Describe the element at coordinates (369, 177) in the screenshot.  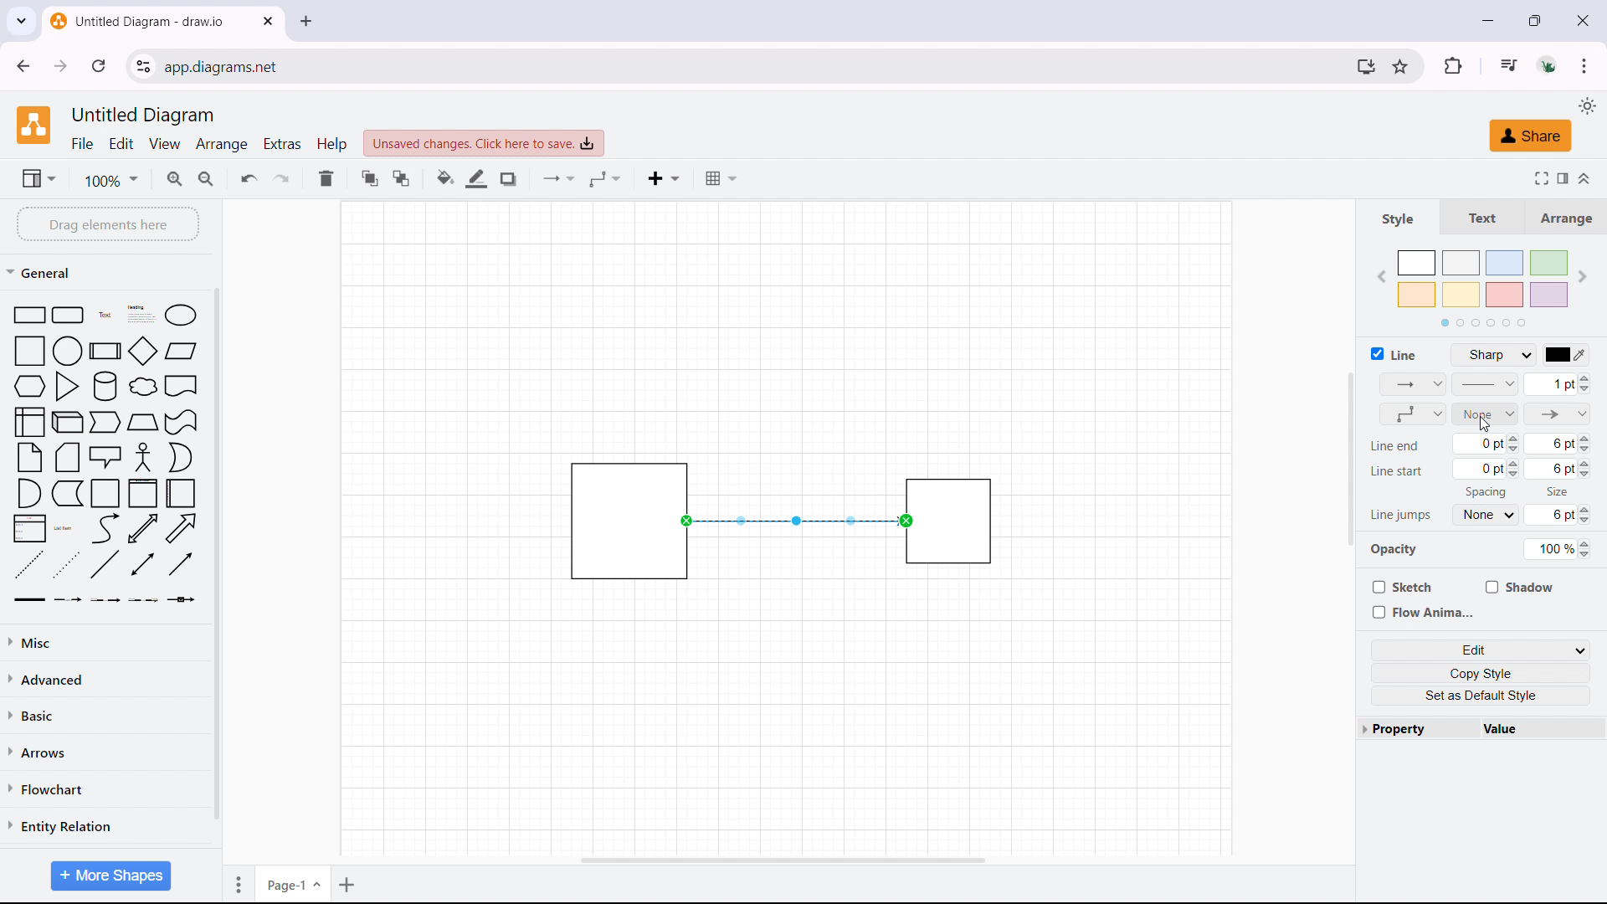
I see `to front` at that location.